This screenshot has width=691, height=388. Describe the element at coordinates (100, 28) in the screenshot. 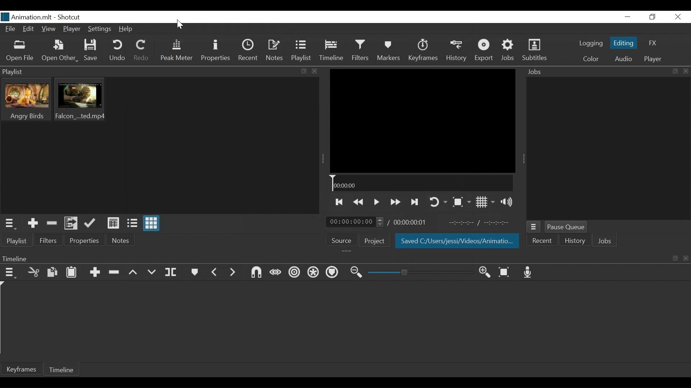

I see `Settings` at that location.